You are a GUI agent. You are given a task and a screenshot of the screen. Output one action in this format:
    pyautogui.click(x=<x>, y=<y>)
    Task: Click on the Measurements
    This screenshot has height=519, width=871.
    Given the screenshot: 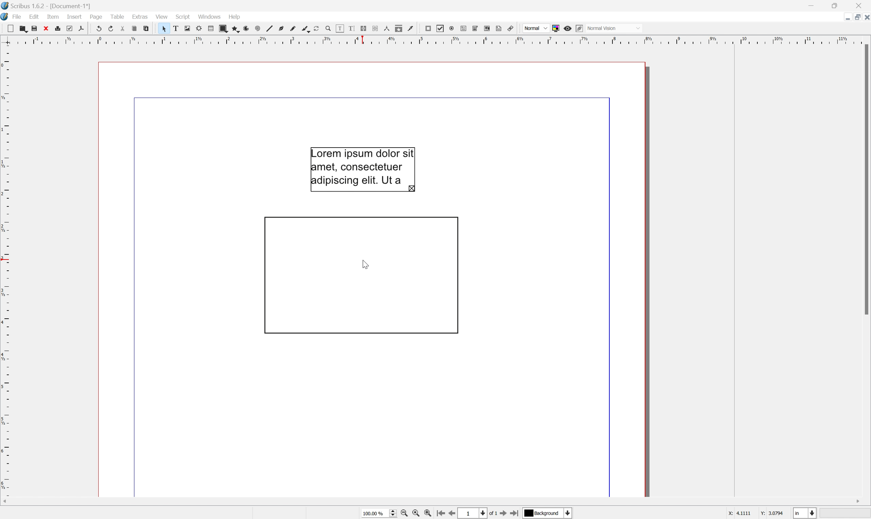 What is the action you would take?
    pyautogui.click(x=387, y=28)
    